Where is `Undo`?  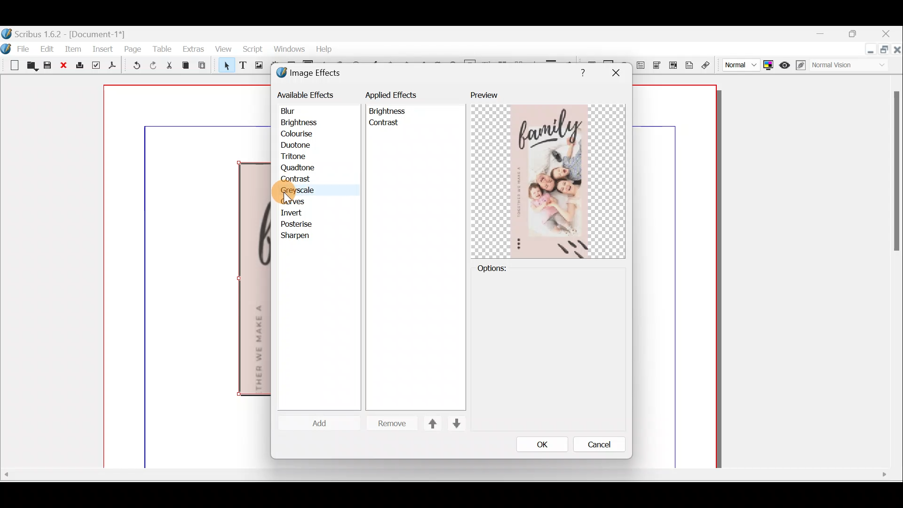
Undo is located at coordinates (132, 66).